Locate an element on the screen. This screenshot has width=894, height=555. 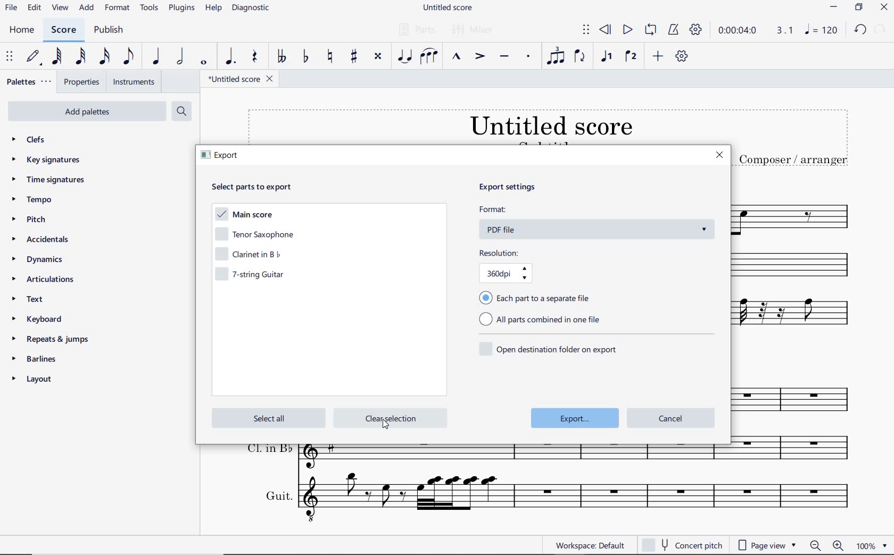
select parts to export is located at coordinates (259, 187).